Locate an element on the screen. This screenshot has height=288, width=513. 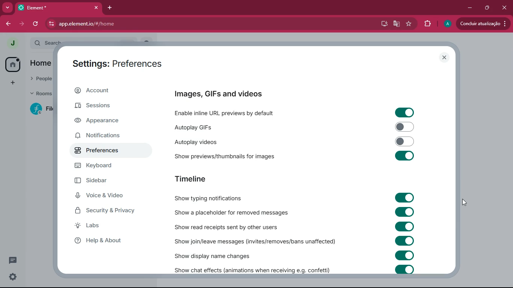
extensions is located at coordinates (426, 24).